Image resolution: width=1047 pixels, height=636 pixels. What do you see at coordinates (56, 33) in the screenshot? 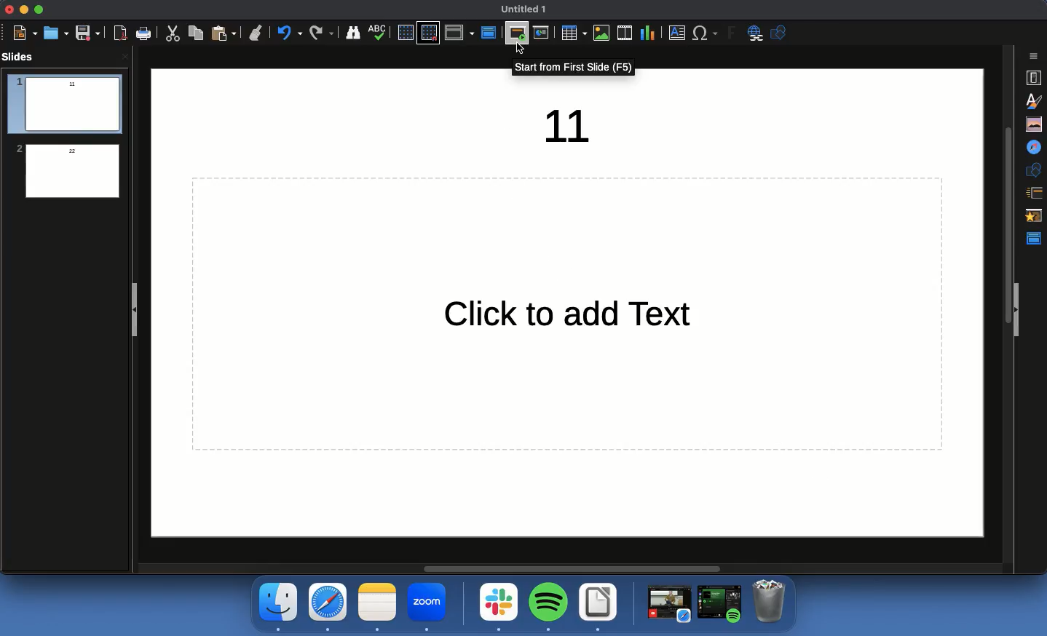
I see `Open` at bounding box center [56, 33].